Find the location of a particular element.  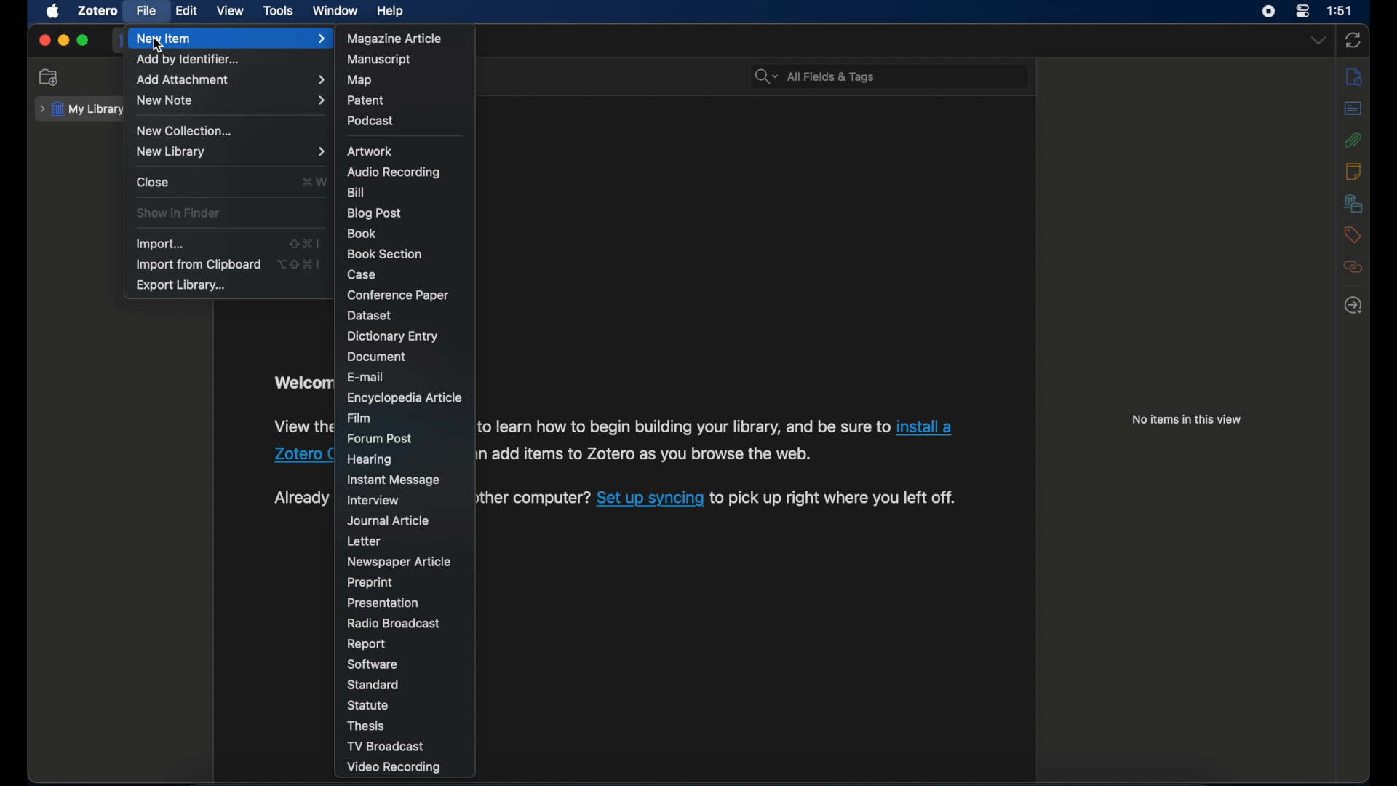

show in finder is located at coordinates (178, 213).